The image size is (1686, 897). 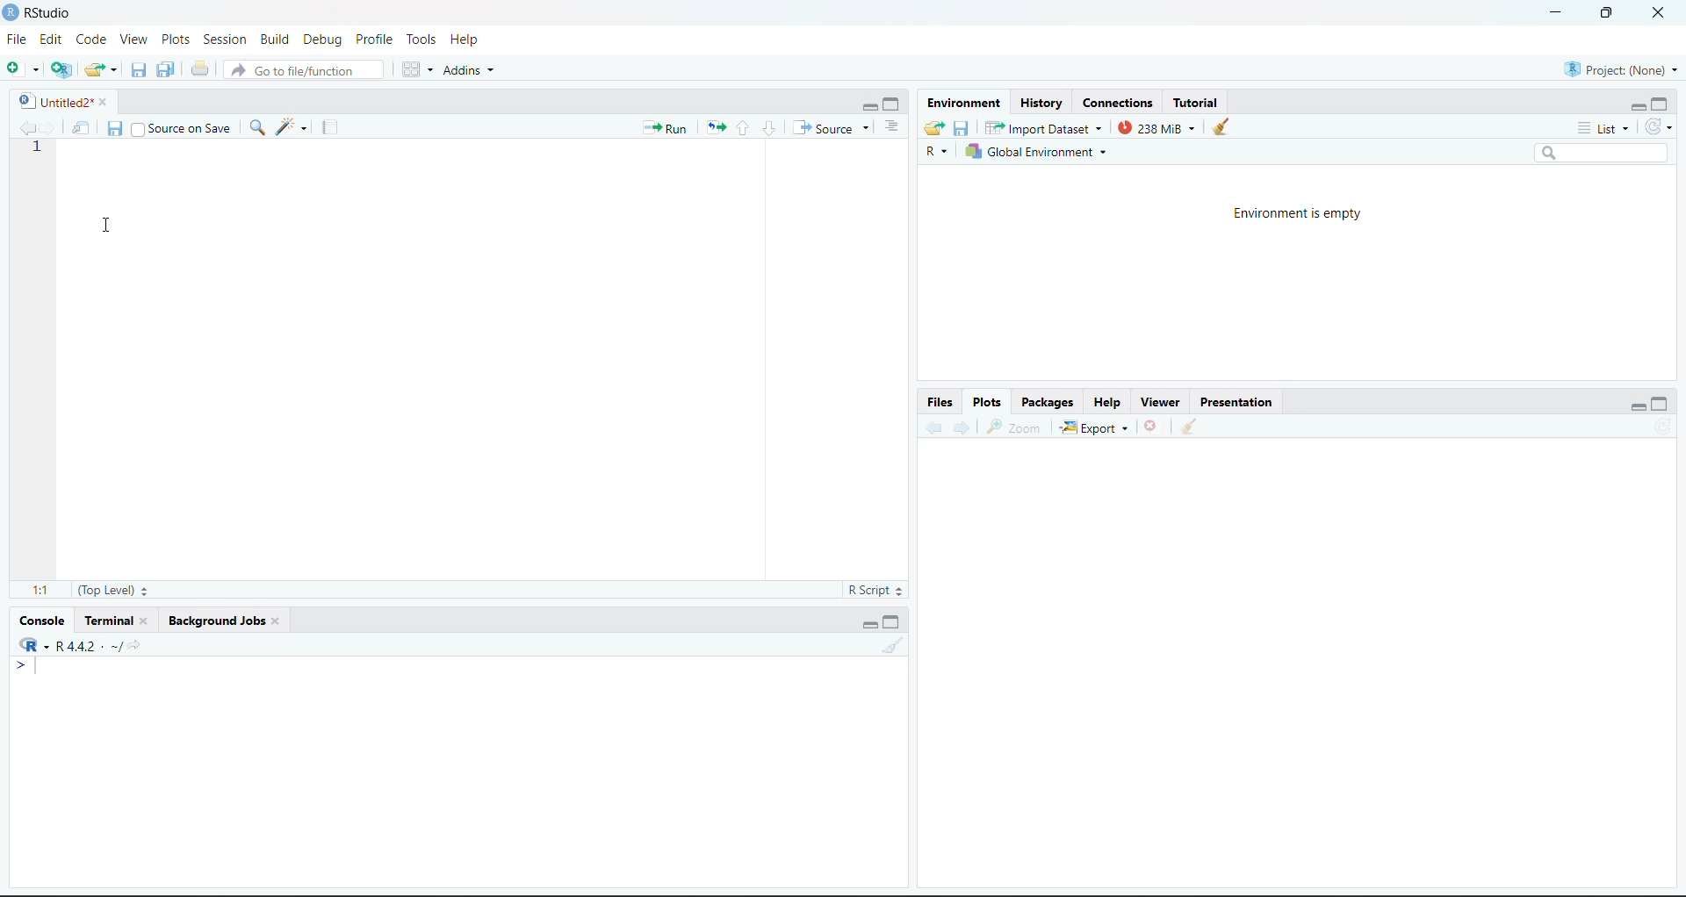 I want to click on clear, so click(x=1221, y=126).